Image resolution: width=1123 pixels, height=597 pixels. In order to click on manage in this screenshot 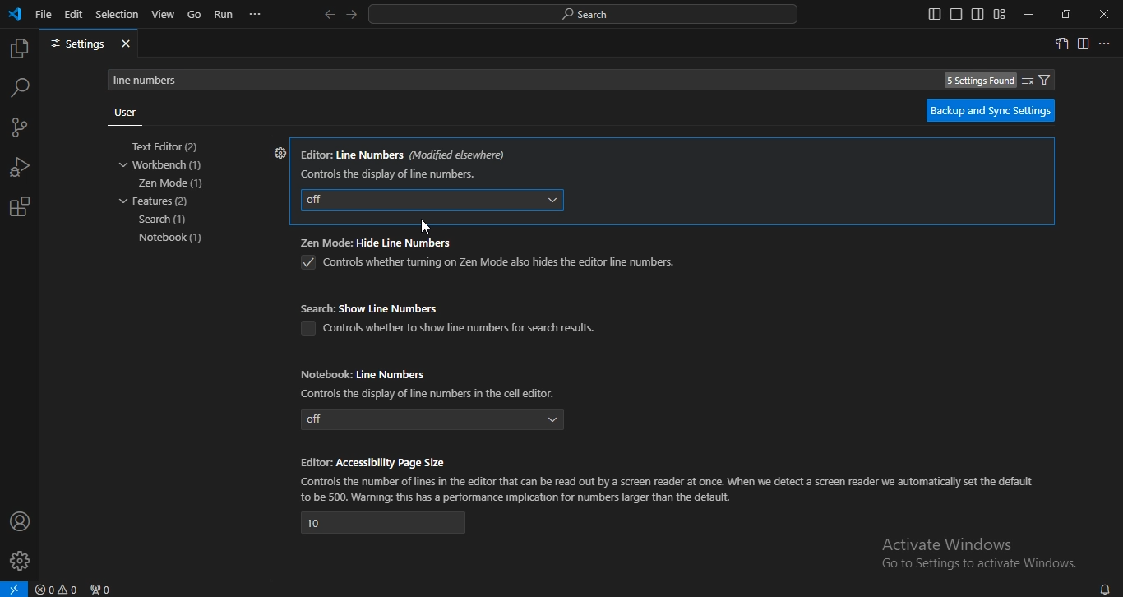, I will do `click(21, 562)`.